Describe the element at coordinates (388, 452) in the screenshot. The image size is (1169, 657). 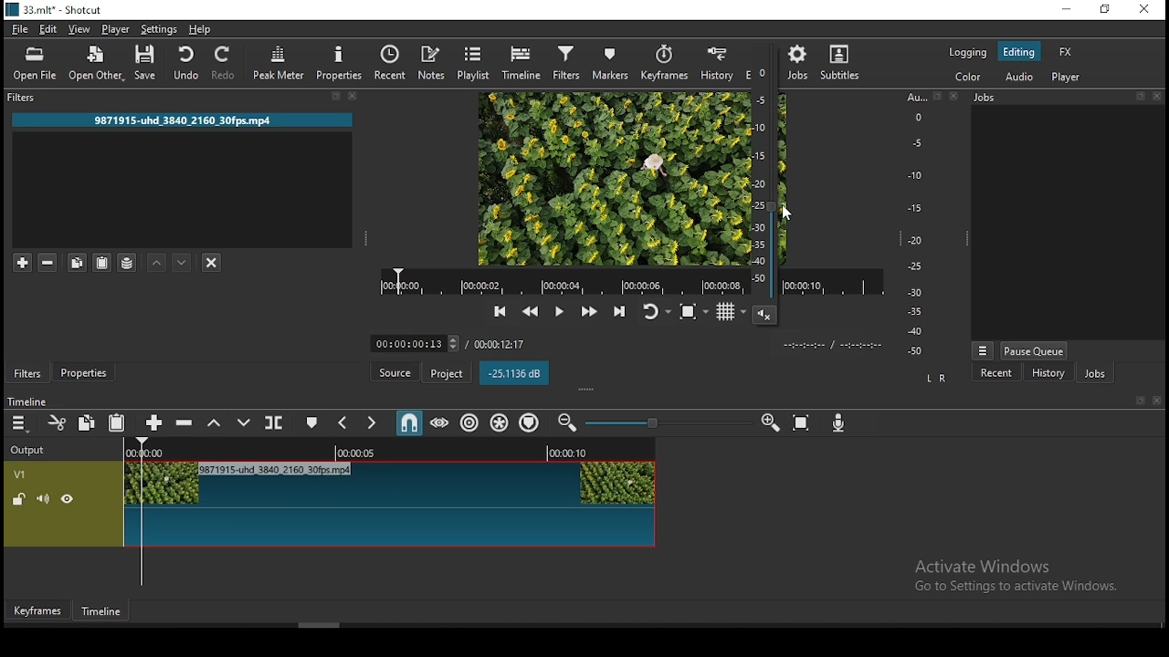
I see `Timeline Track` at that location.